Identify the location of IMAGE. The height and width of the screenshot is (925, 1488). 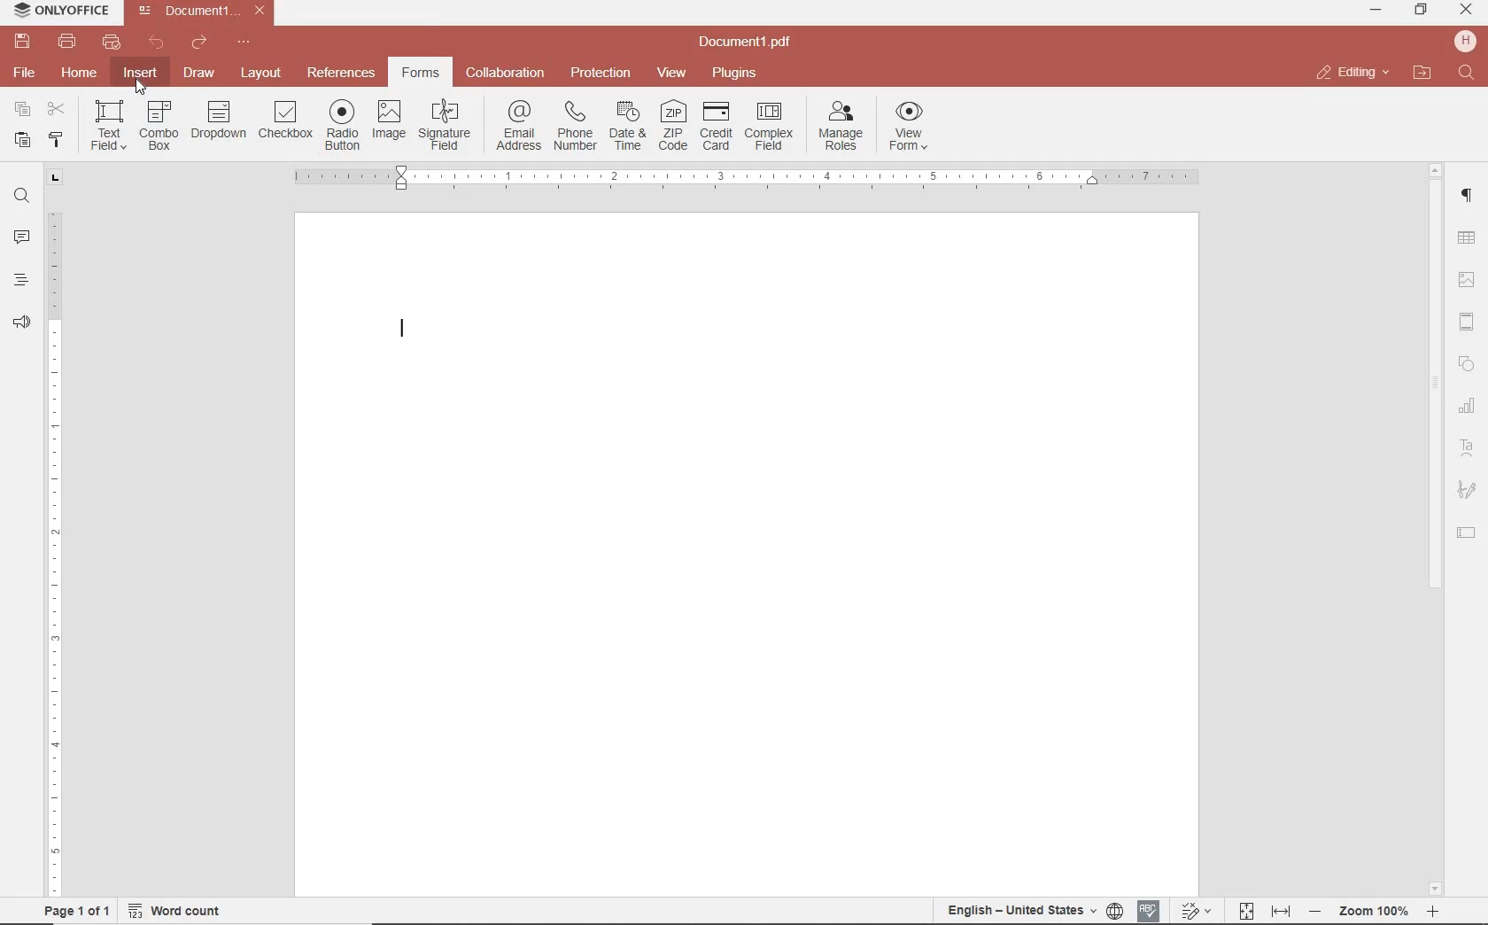
(1468, 282).